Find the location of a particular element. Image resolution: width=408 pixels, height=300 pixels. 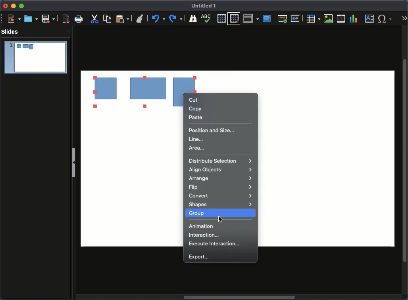

cursor is located at coordinates (221, 218).